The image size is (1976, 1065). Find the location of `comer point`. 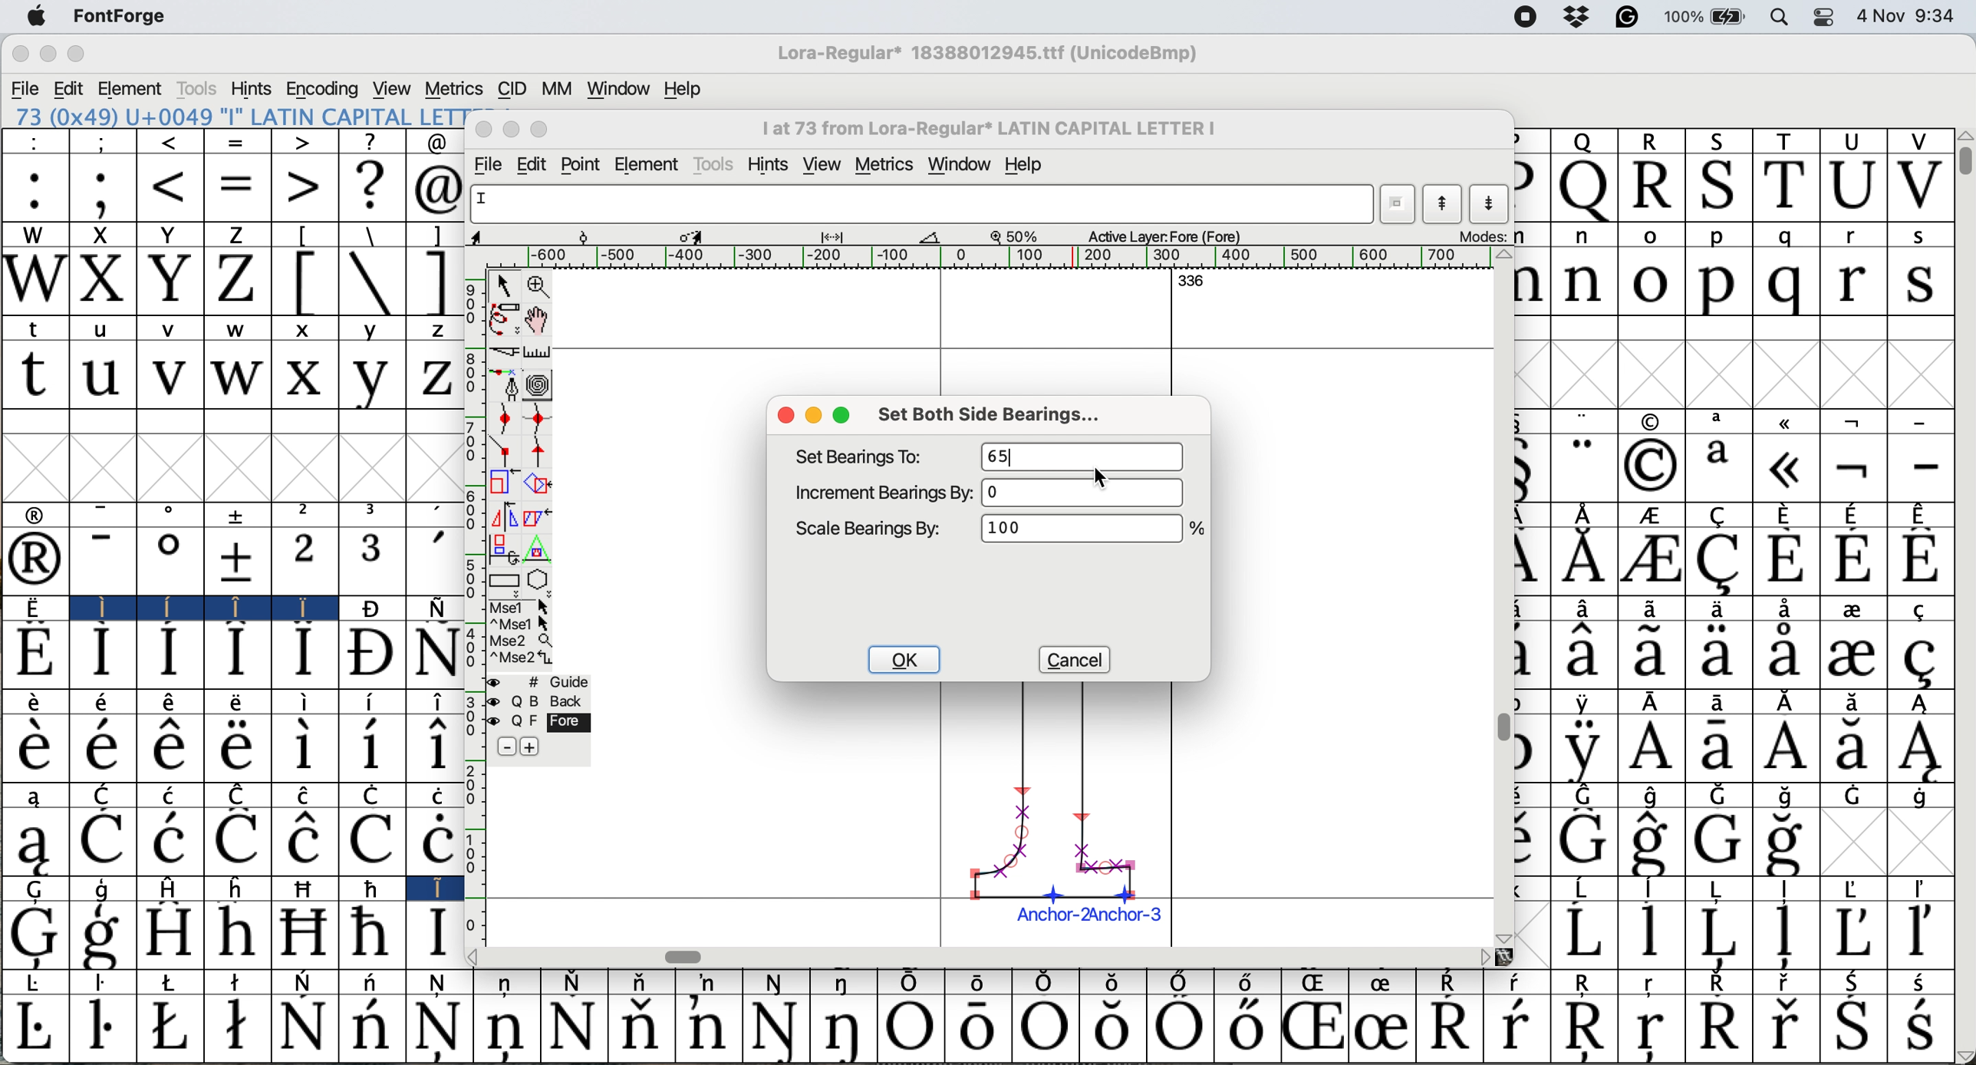

comer point is located at coordinates (504, 452).